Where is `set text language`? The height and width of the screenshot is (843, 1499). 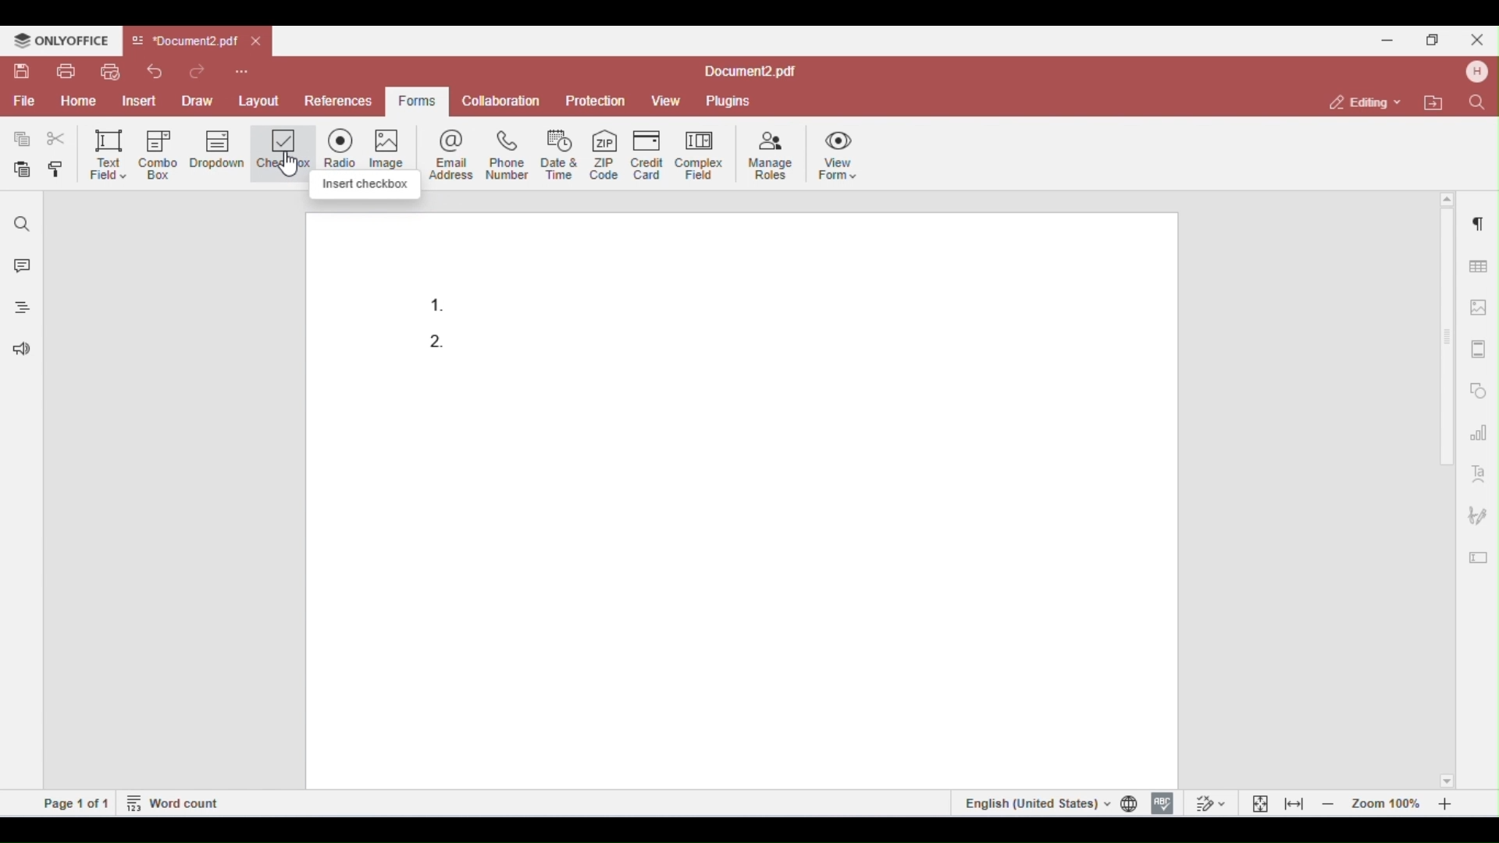
set text language is located at coordinates (1034, 802).